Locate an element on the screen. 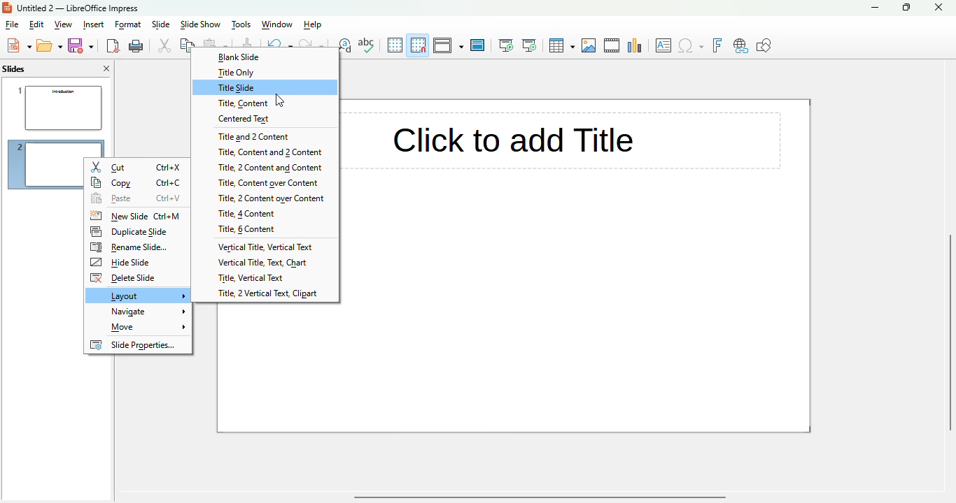 The image size is (956, 503). horizontal scroll bar is located at coordinates (540, 497).